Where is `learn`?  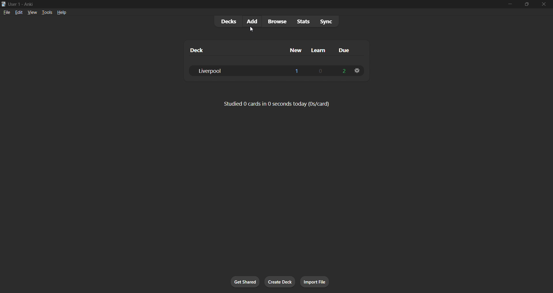
learn is located at coordinates (321, 50).